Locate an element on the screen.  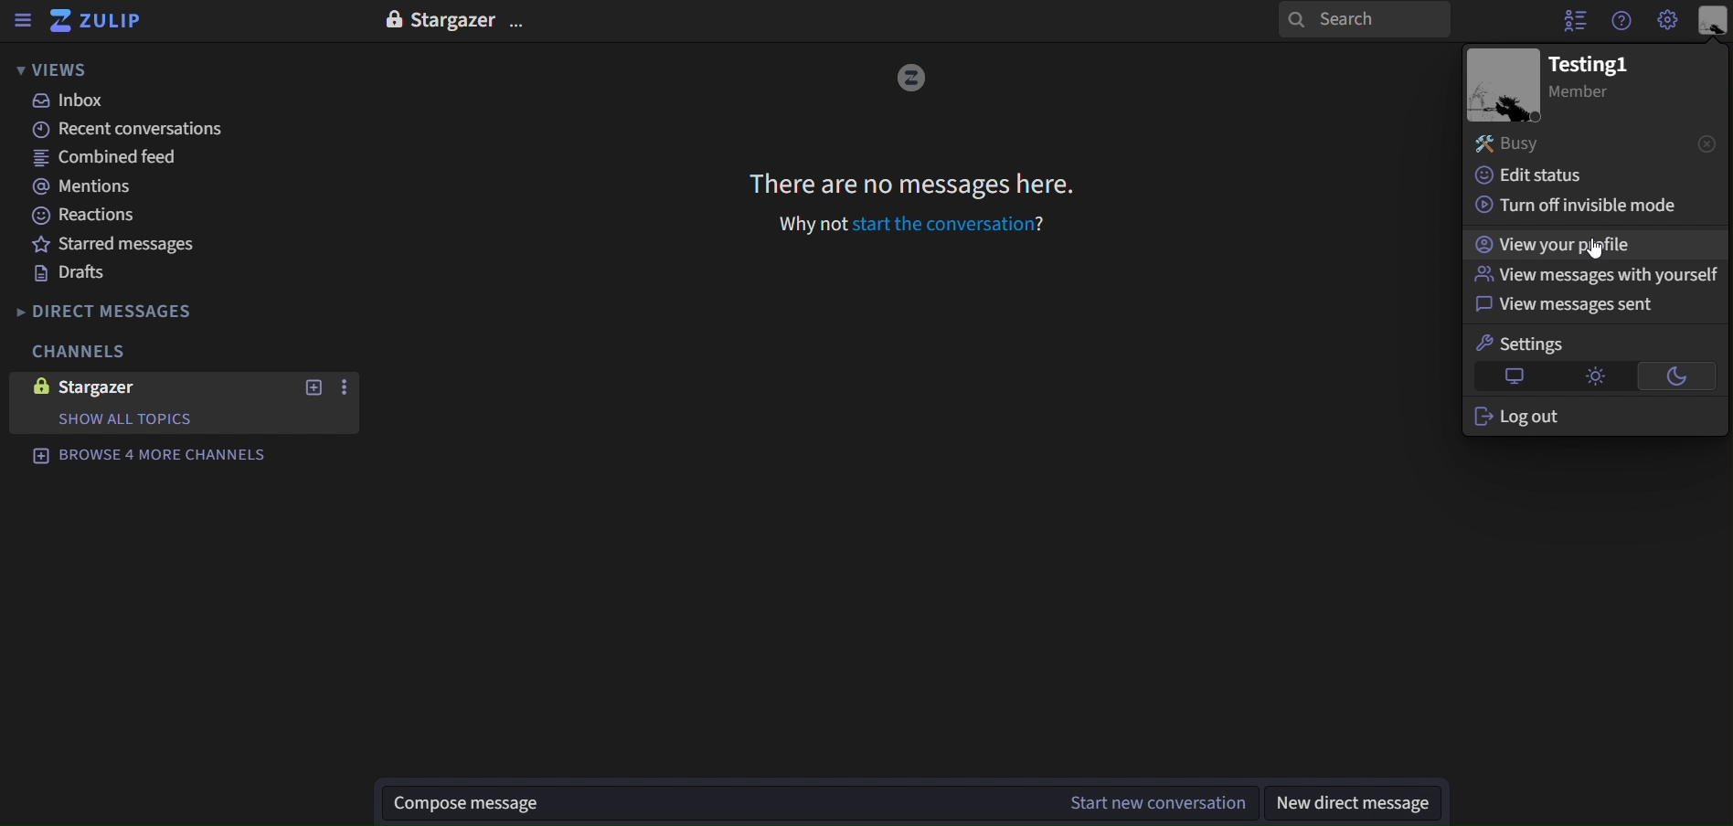
image is located at coordinates (911, 78).